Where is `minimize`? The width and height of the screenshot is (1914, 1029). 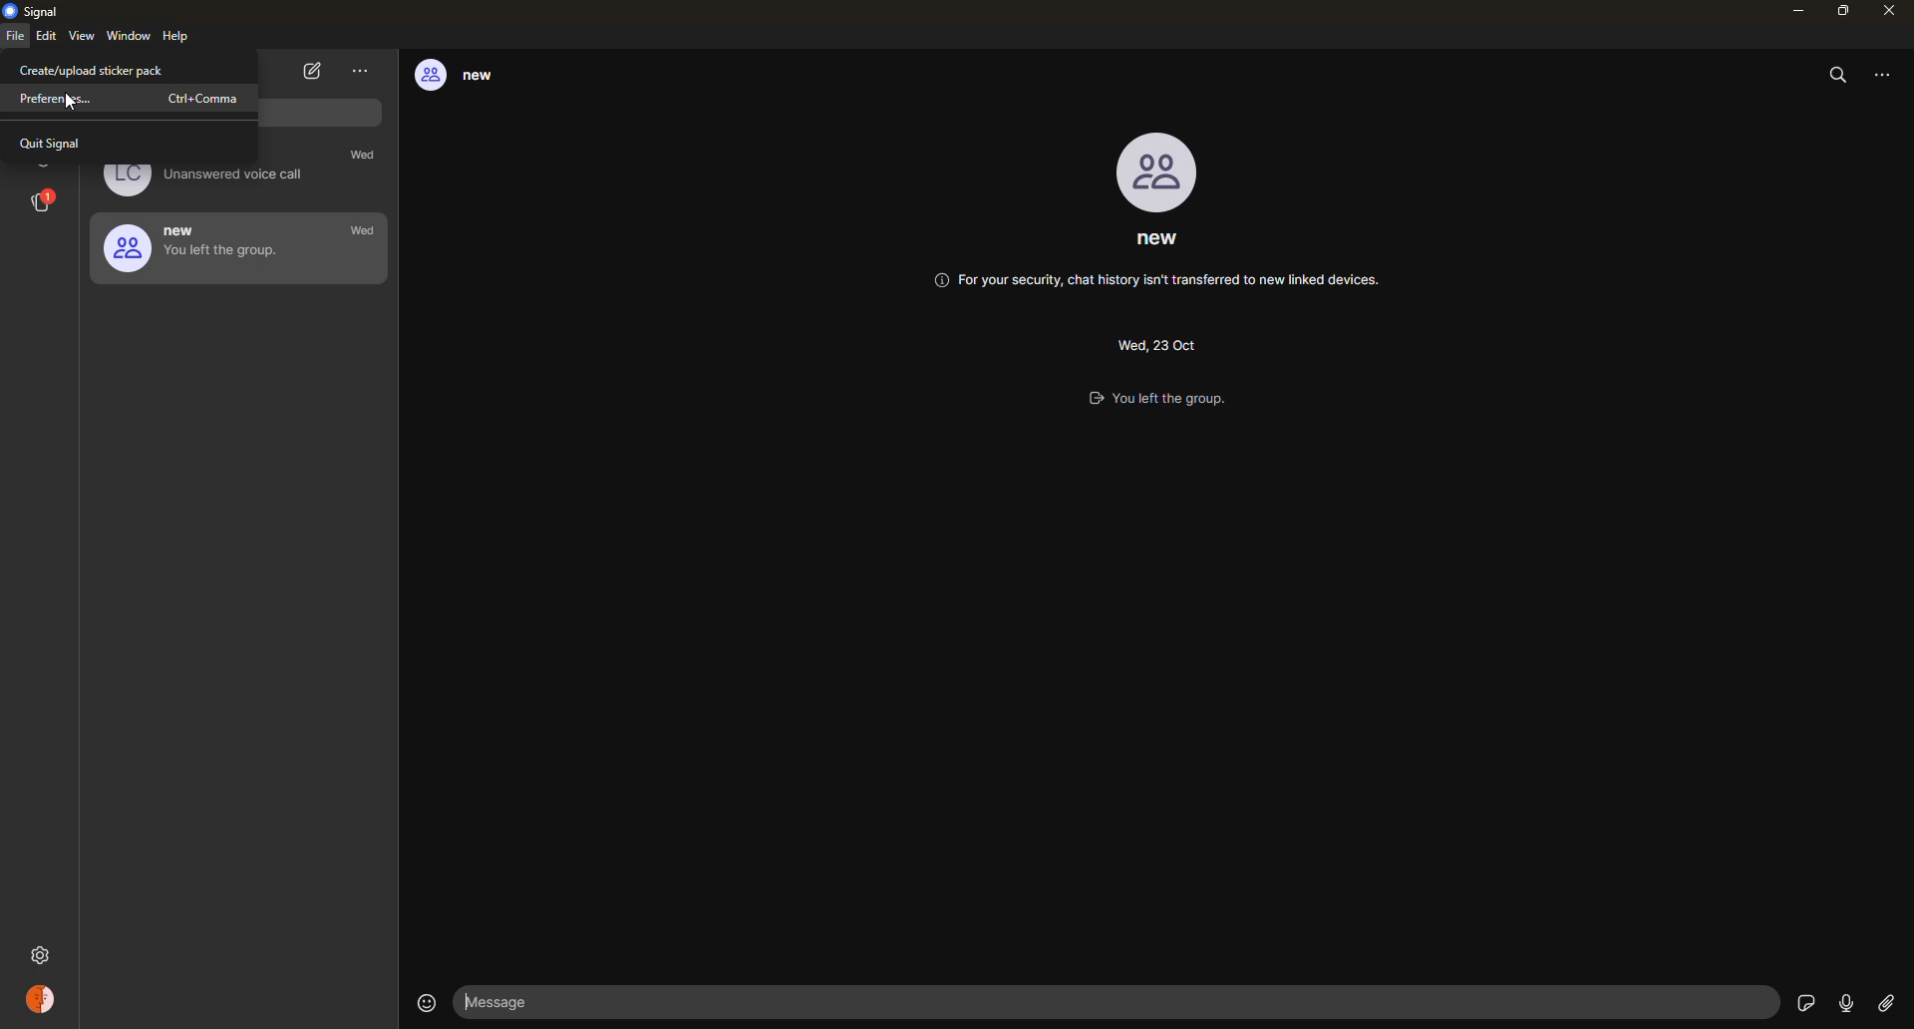 minimize is located at coordinates (1792, 11).